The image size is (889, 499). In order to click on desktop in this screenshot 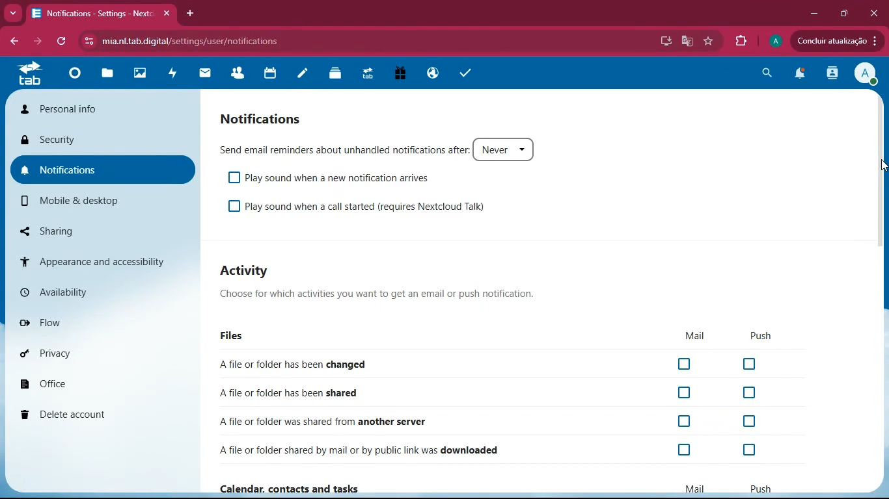, I will do `click(664, 42)`.